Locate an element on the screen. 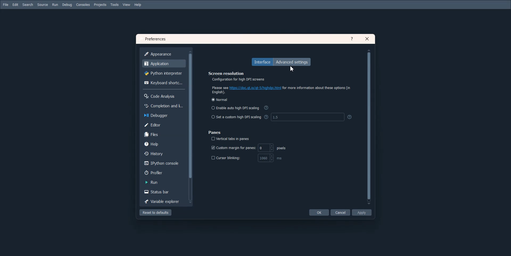 The image size is (511, 256). Profiler is located at coordinates (163, 172).